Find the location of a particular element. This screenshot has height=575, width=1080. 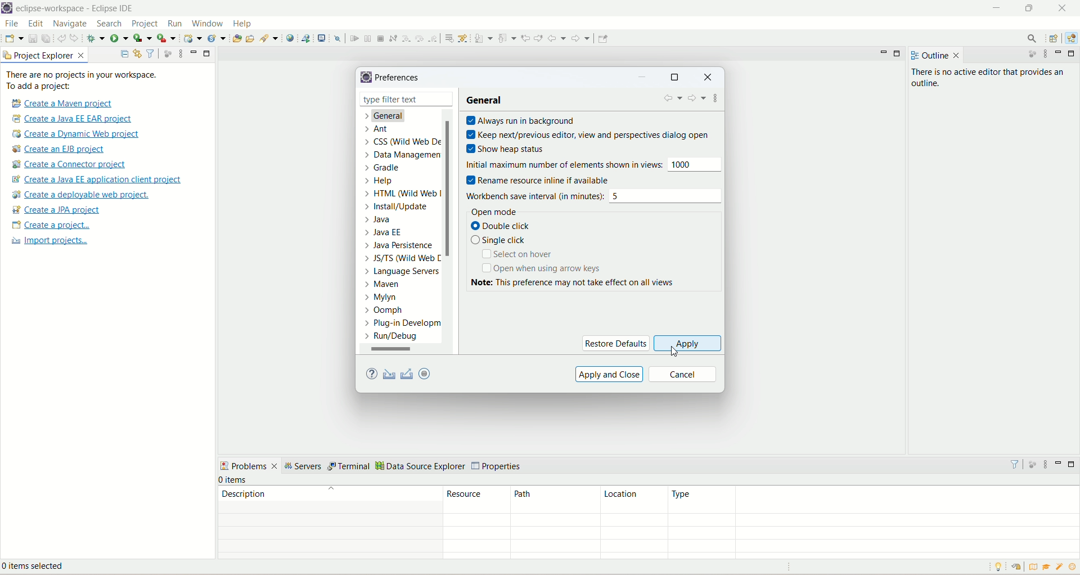

mayer is located at coordinates (385, 286).